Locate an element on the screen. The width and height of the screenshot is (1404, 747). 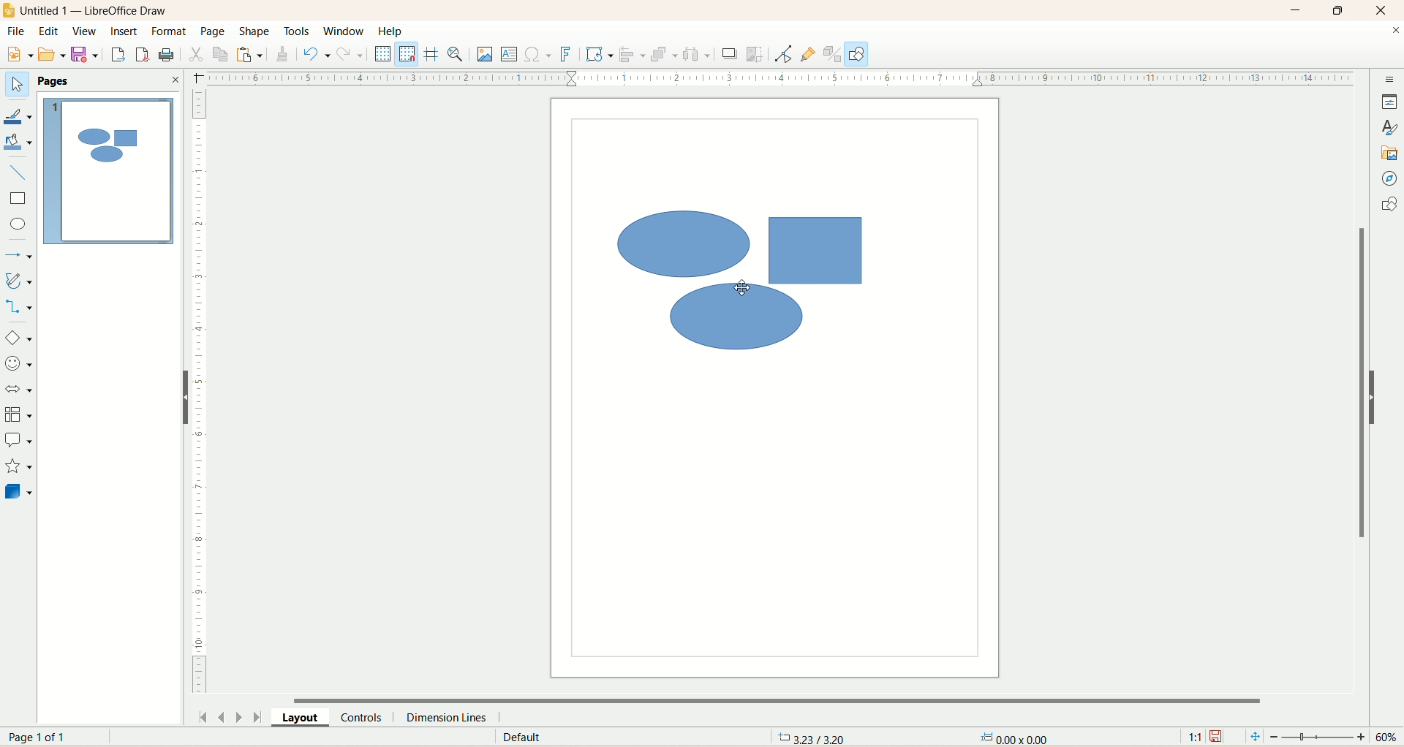
select atleast three object to distribute is located at coordinates (697, 54).